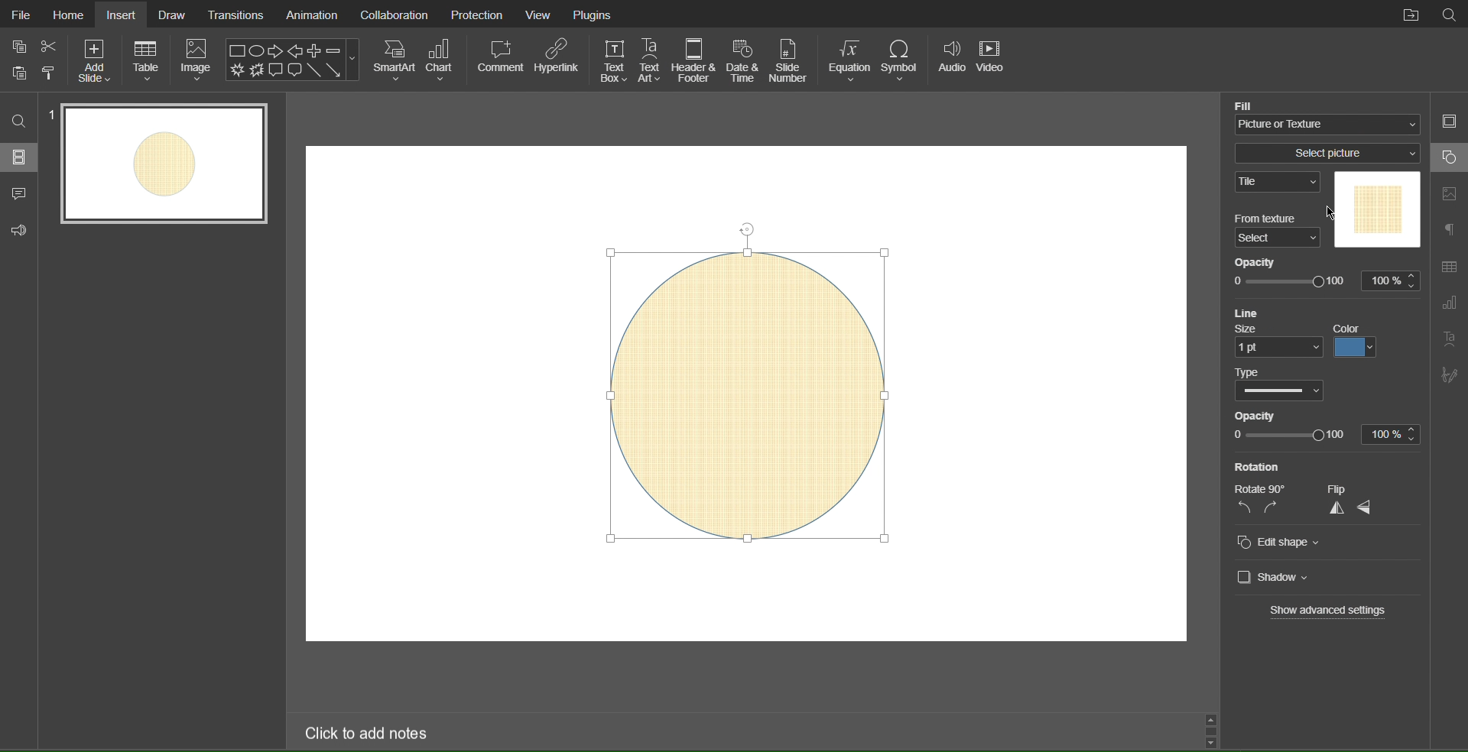  Describe the element at coordinates (1240, 508) in the screenshot. I see `rotate left` at that location.